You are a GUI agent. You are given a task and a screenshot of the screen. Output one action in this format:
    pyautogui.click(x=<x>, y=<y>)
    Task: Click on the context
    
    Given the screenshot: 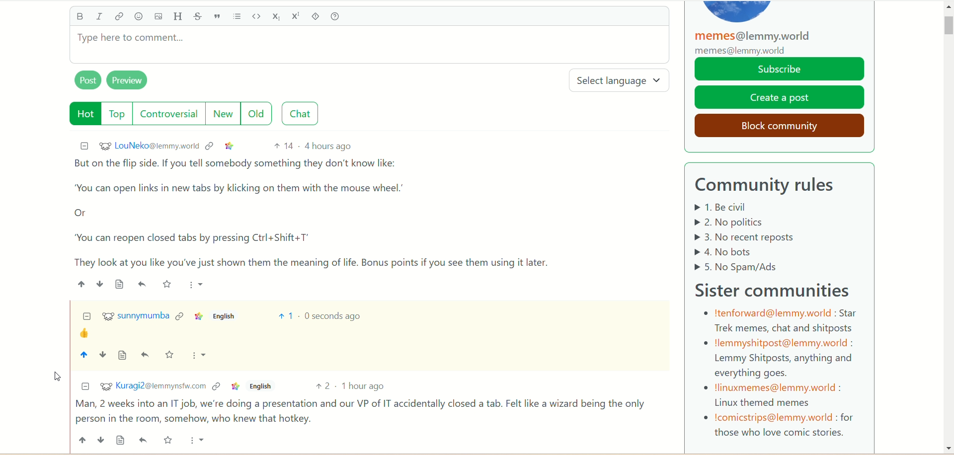 What is the action you would take?
    pyautogui.click(x=211, y=145)
    